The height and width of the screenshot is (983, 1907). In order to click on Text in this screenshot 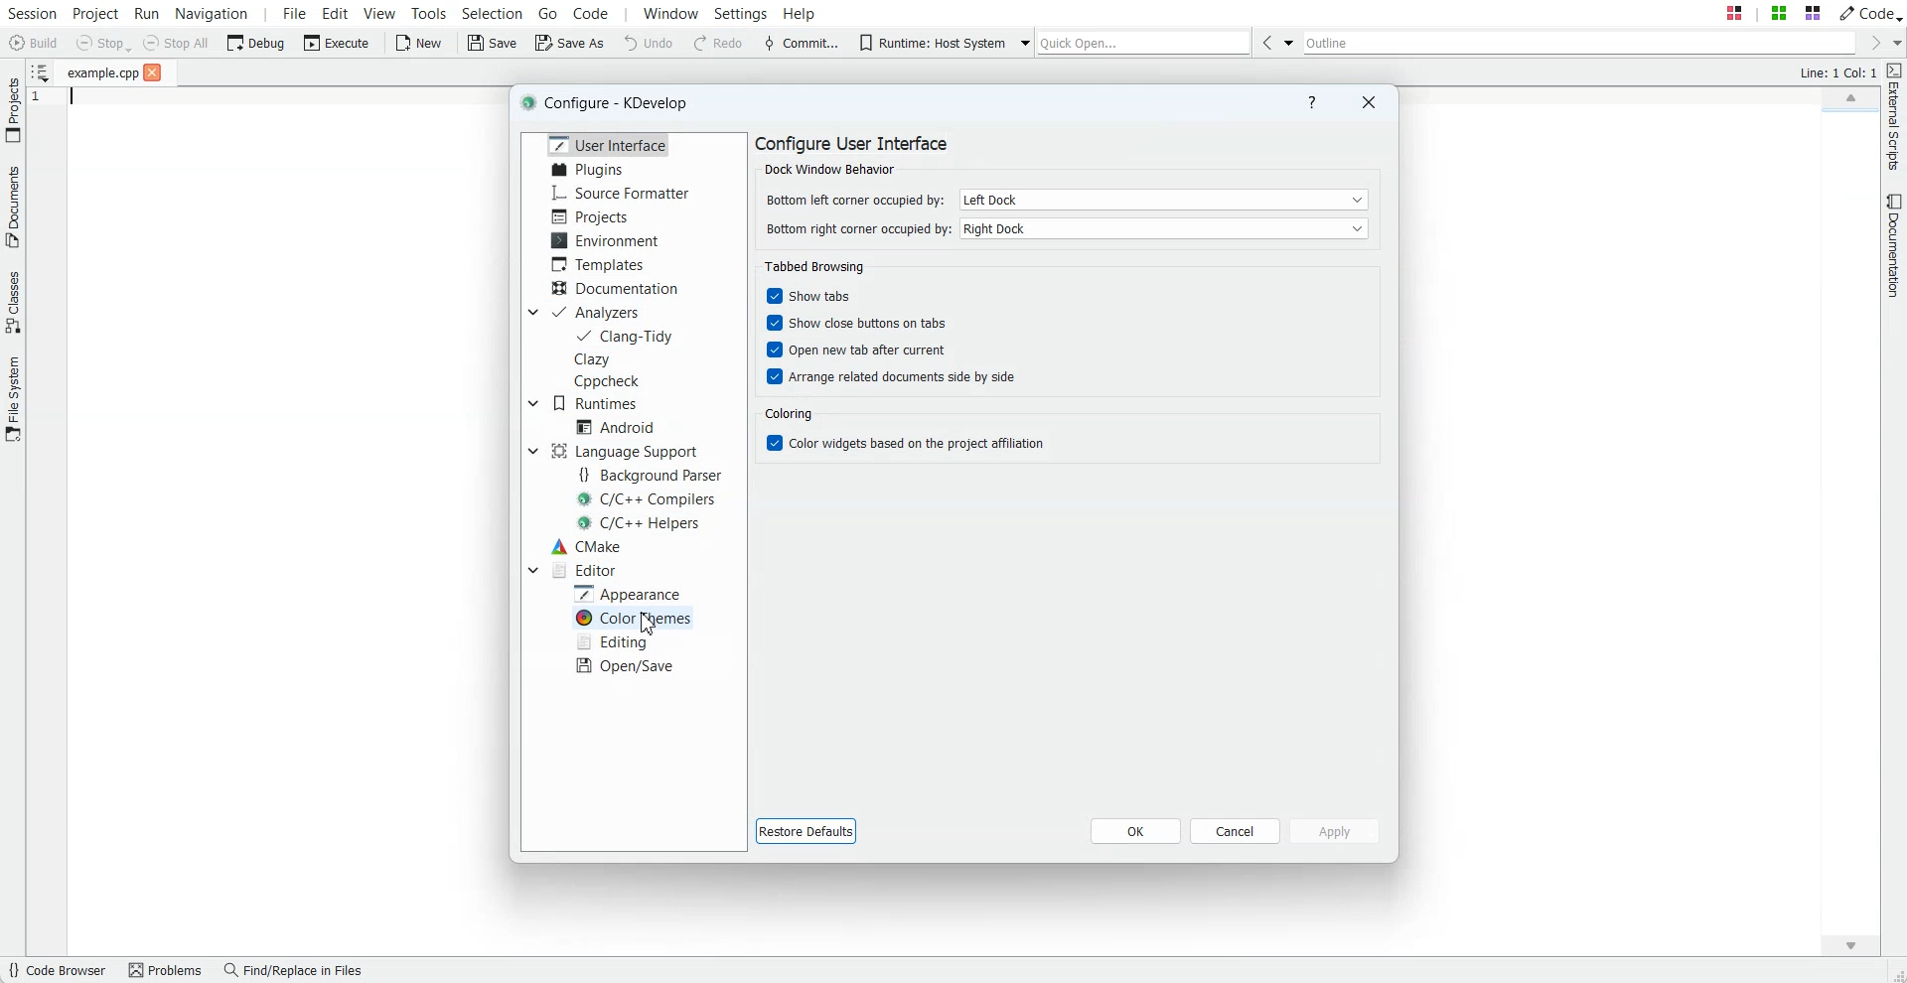, I will do `click(613, 103)`.